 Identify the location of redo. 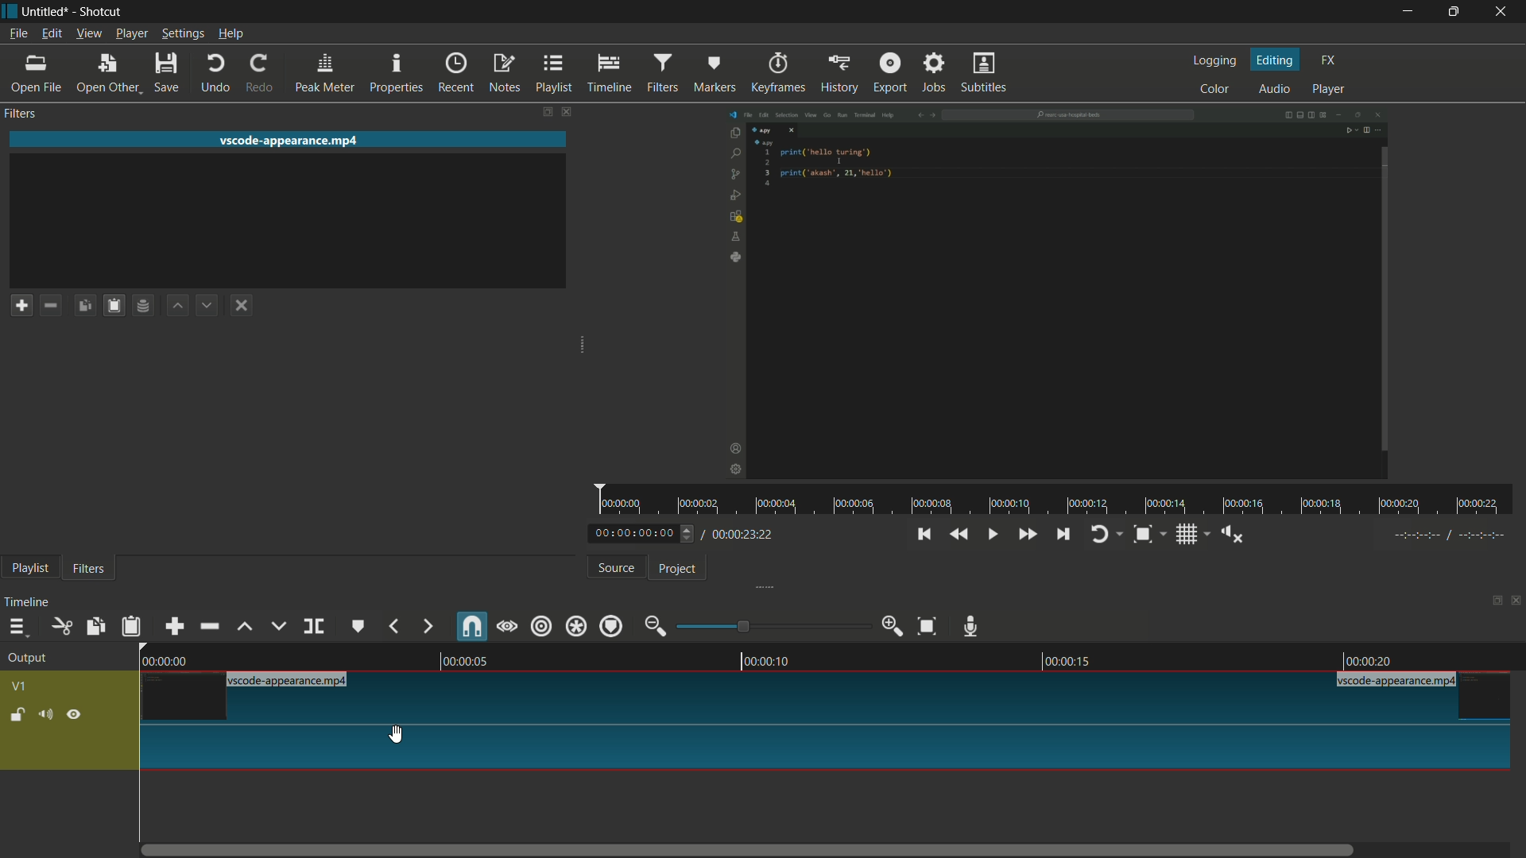
(259, 73).